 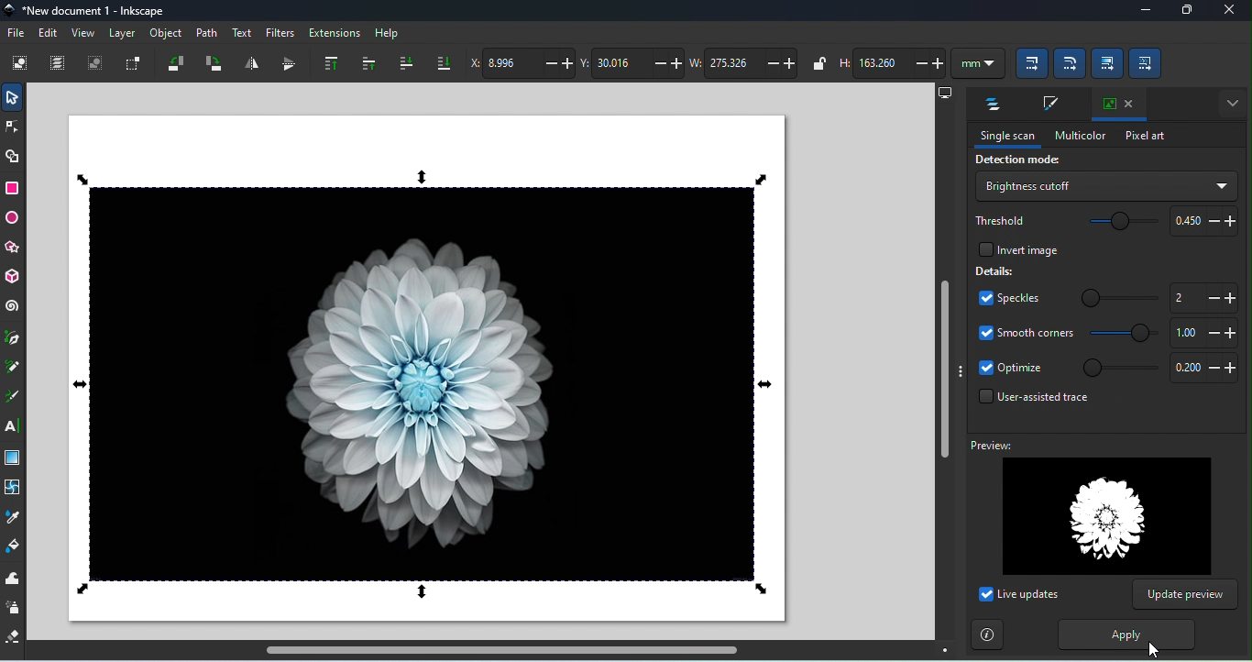 I want to click on When scaling objects, scale the stroke width by same proportion, so click(x=1028, y=65).